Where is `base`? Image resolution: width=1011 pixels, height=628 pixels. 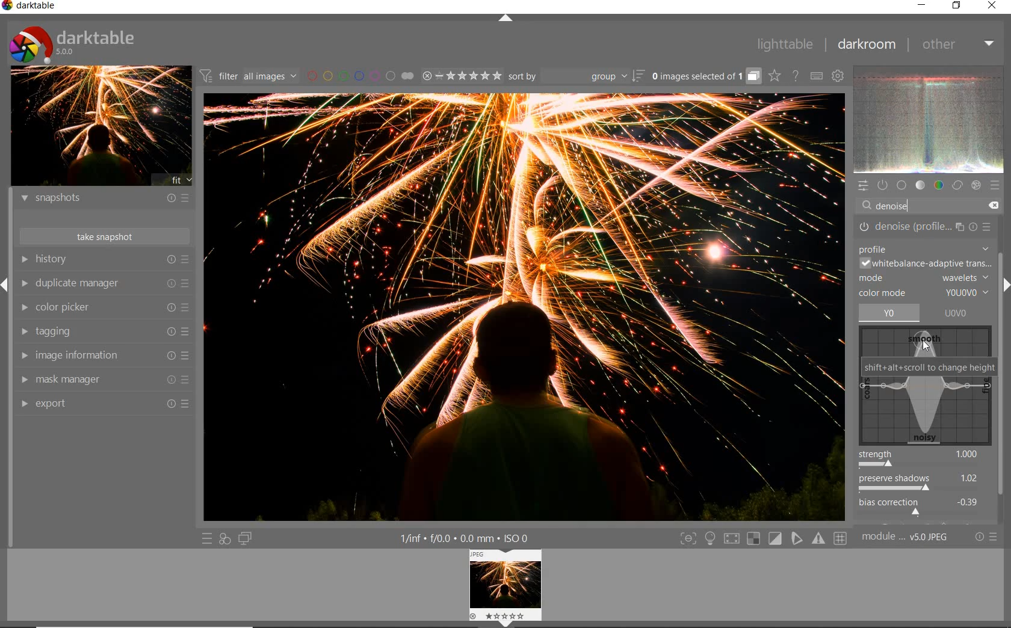
base is located at coordinates (903, 186).